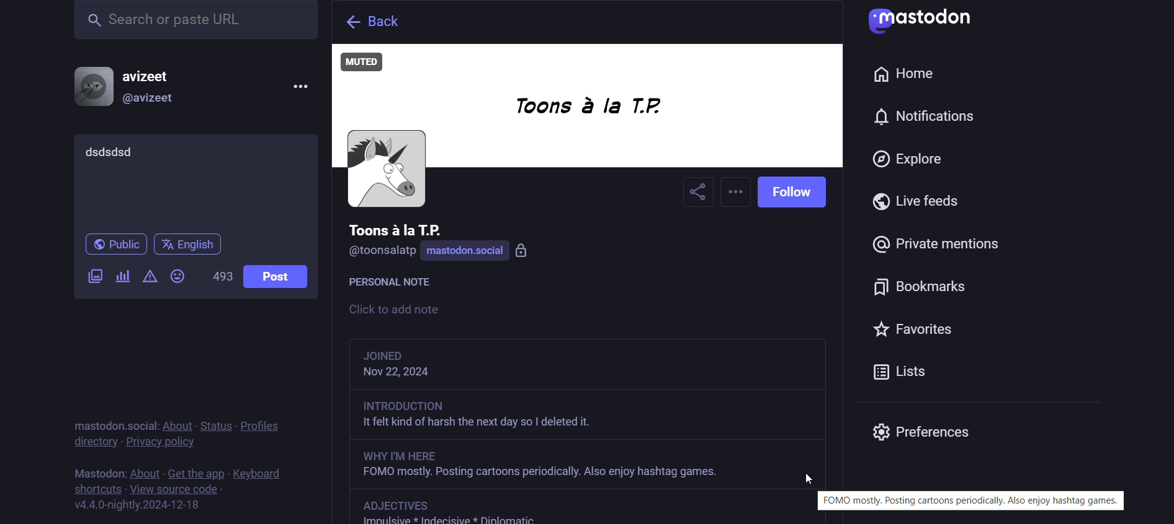  What do you see at coordinates (587, 108) in the screenshot?
I see `cover picture` at bounding box center [587, 108].